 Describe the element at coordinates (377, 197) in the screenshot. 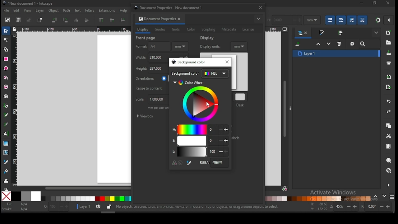

I see `previous` at that location.